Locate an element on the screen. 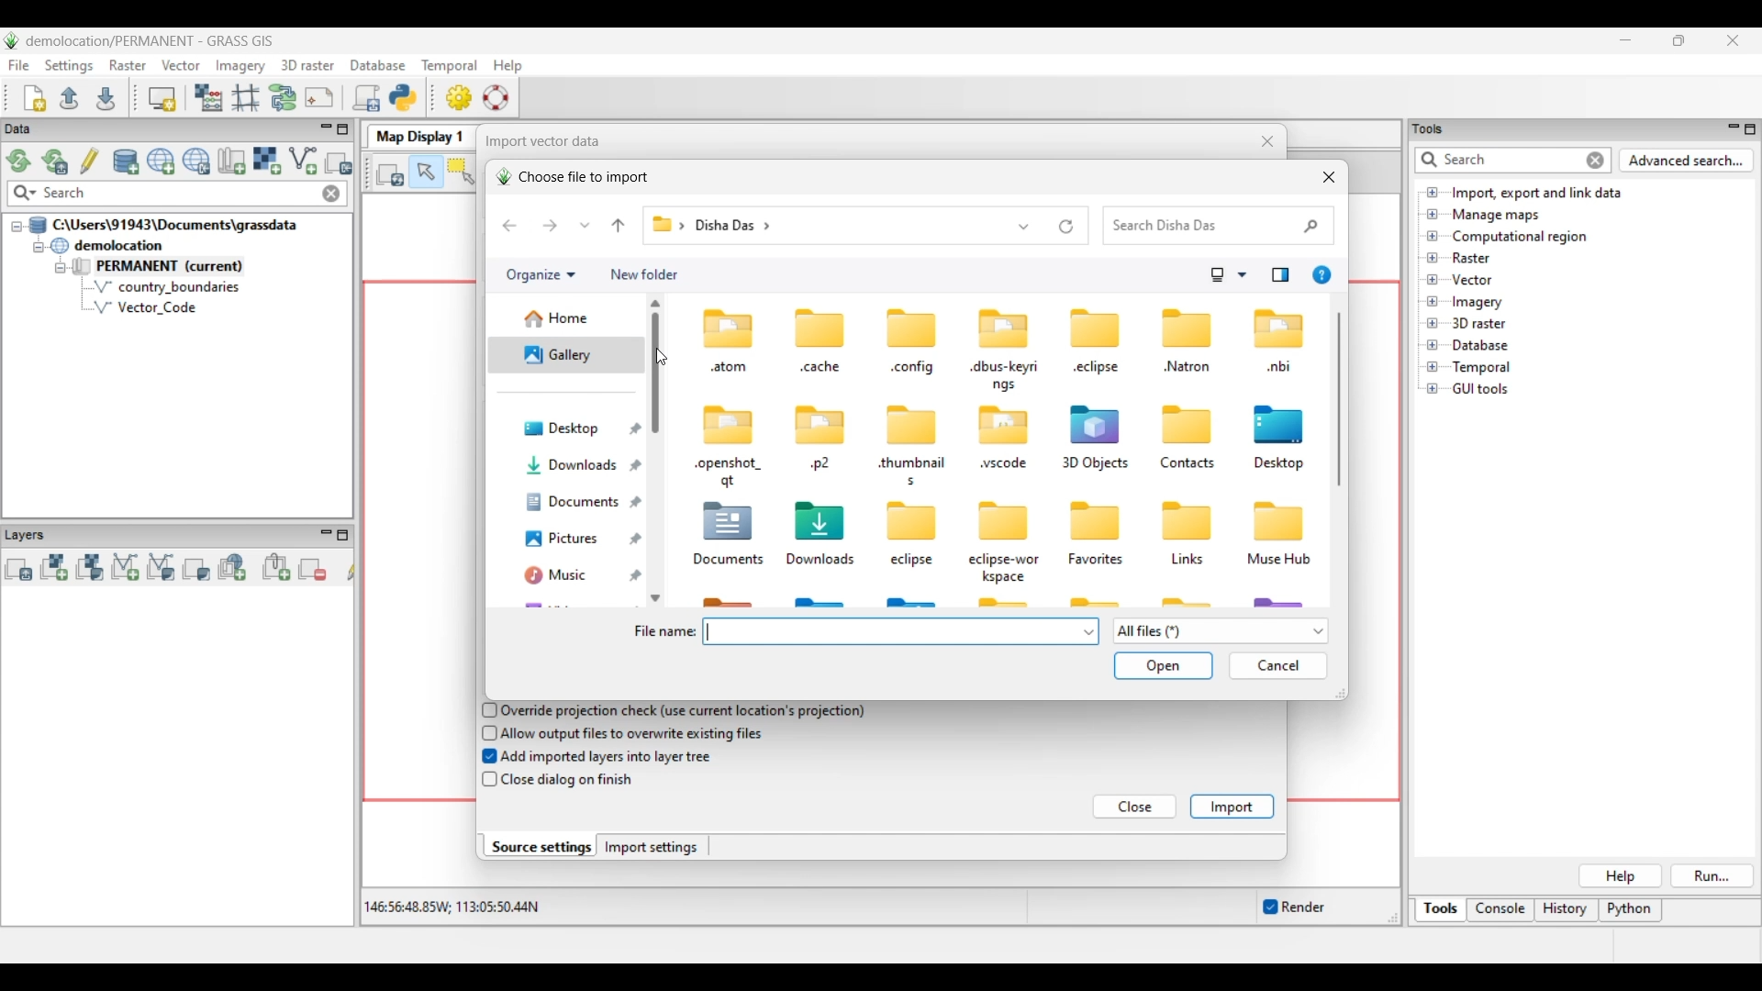 Image resolution: width=1762 pixels, height=991 pixels. Allow edits outside of the current mapset is located at coordinates (90, 161).